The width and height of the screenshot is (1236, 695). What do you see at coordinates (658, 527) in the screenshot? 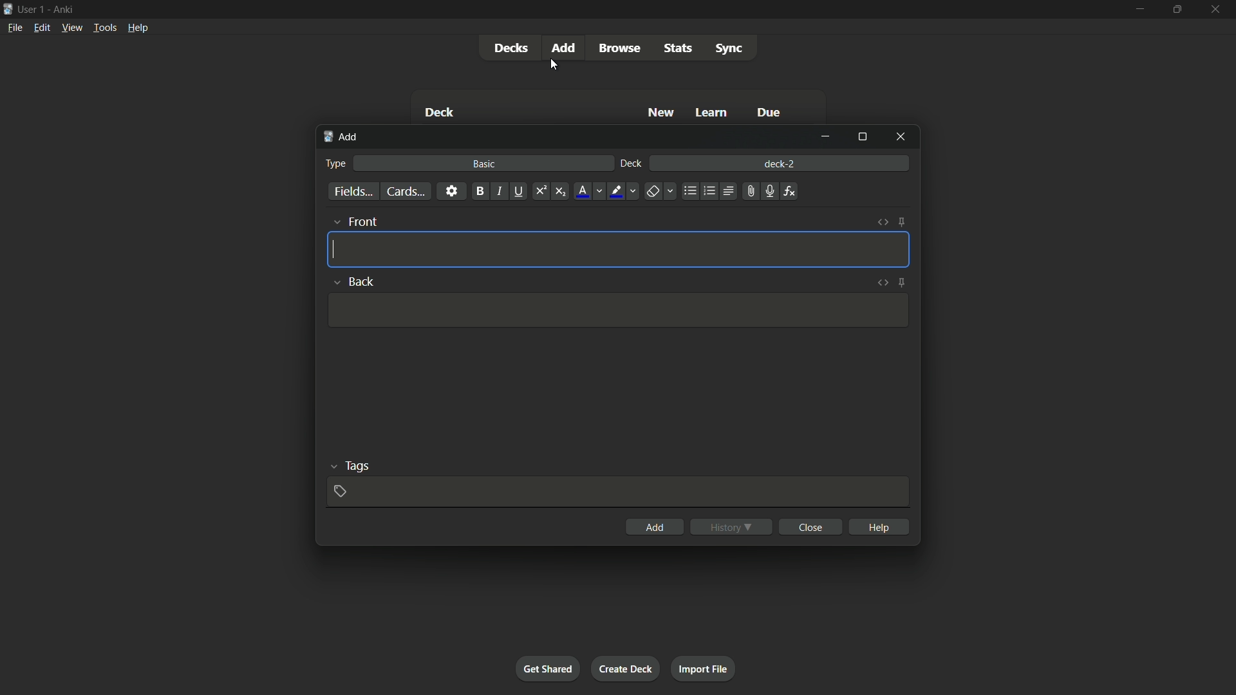
I see `add` at bounding box center [658, 527].